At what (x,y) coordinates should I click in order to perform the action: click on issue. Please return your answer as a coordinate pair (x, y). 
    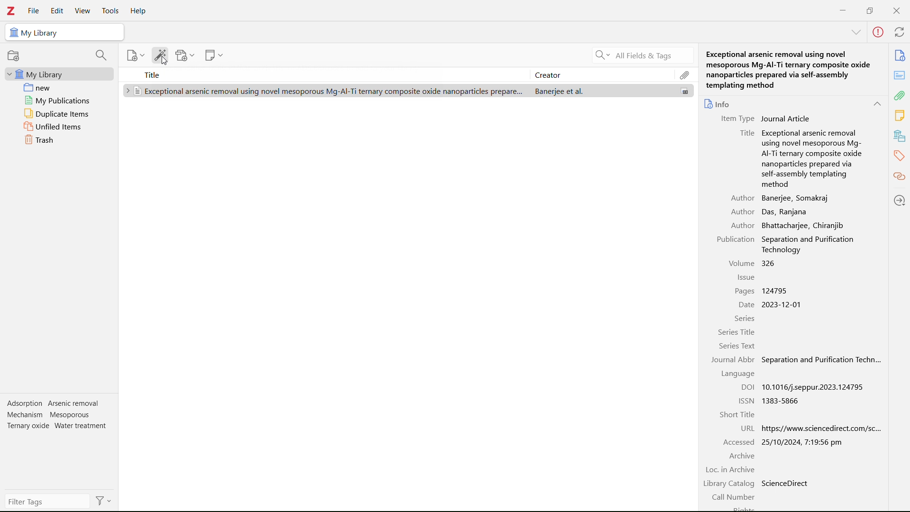
    Looking at the image, I should click on (745, 278).